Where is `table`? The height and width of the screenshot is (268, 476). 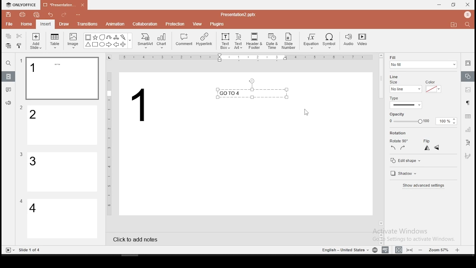
table is located at coordinates (55, 41).